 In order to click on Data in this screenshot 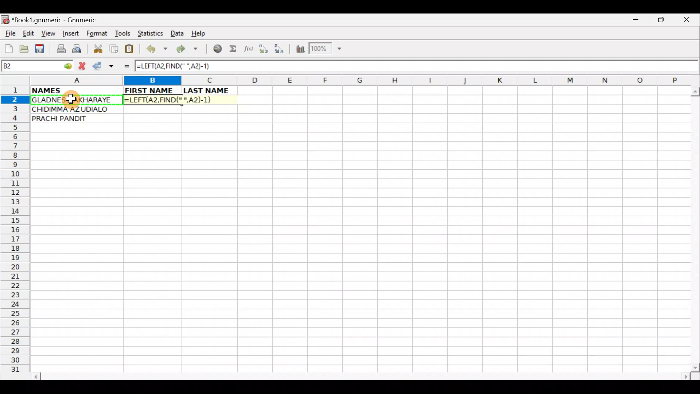, I will do `click(177, 33)`.